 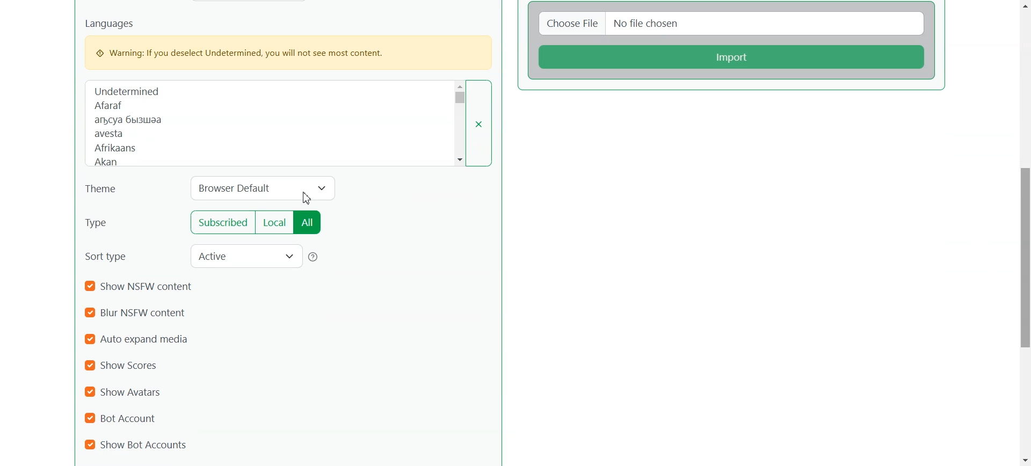 What do you see at coordinates (272, 122) in the screenshot?
I see `Languages` at bounding box center [272, 122].